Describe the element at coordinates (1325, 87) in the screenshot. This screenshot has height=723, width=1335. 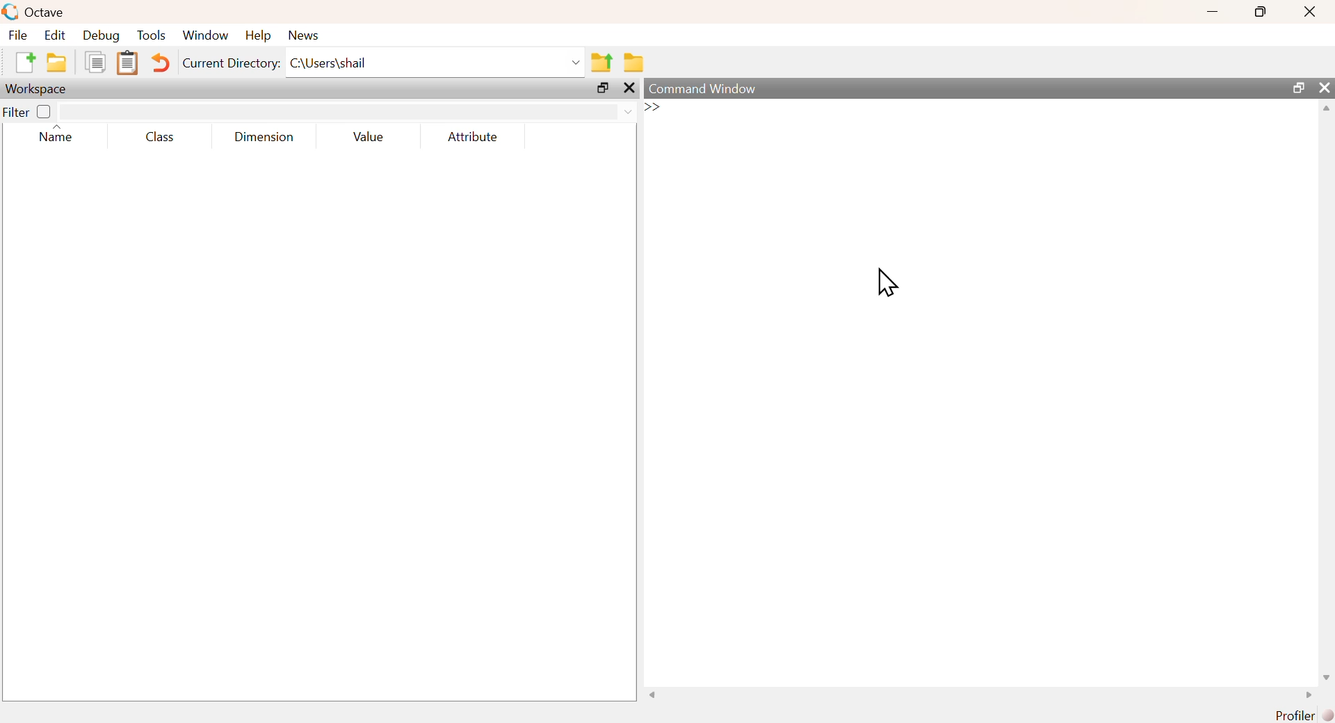
I see `close` at that location.